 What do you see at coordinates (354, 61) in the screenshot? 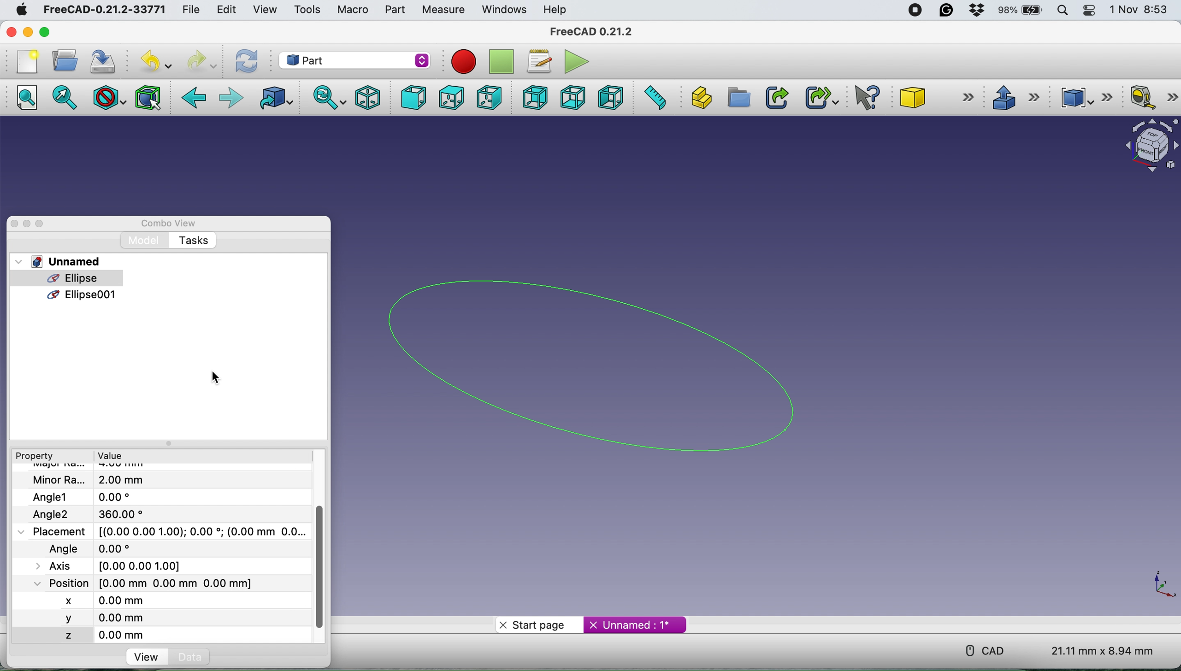
I see `workbench` at bounding box center [354, 61].